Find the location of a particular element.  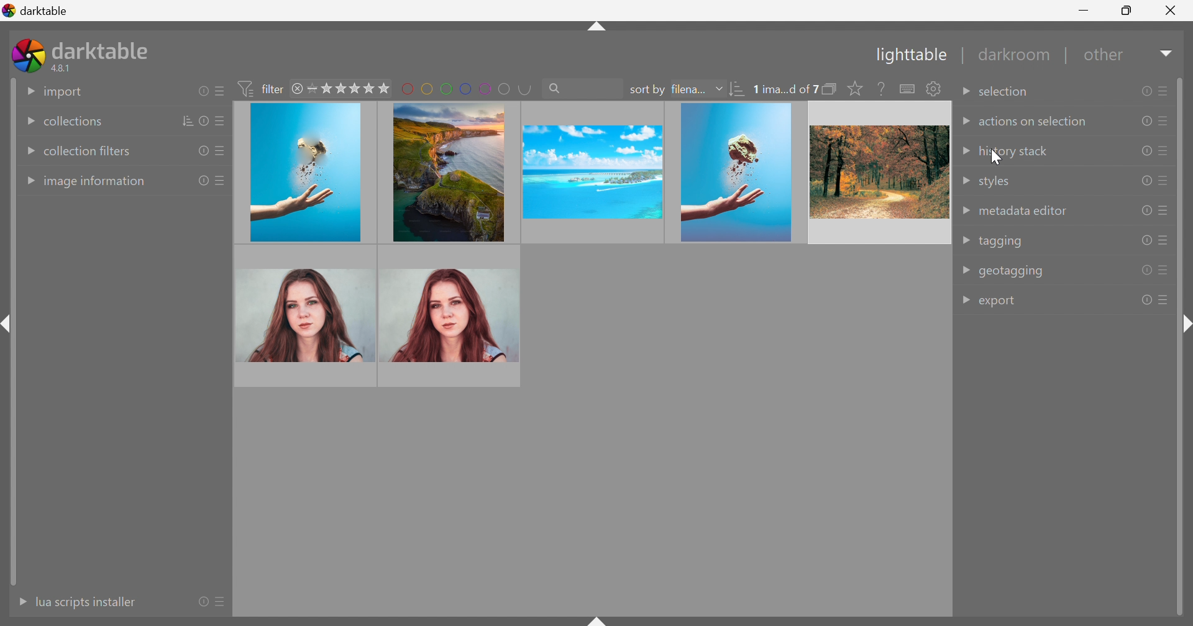

image is located at coordinates (878, 172).